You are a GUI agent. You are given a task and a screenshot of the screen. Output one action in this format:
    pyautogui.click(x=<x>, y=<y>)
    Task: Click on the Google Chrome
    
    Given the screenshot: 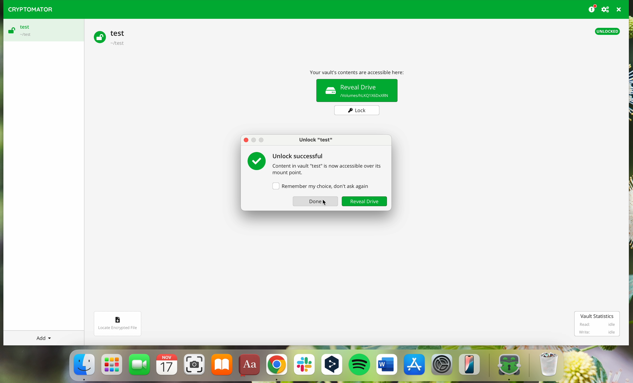 What is the action you would take?
    pyautogui.click(x=276, y=367)
    